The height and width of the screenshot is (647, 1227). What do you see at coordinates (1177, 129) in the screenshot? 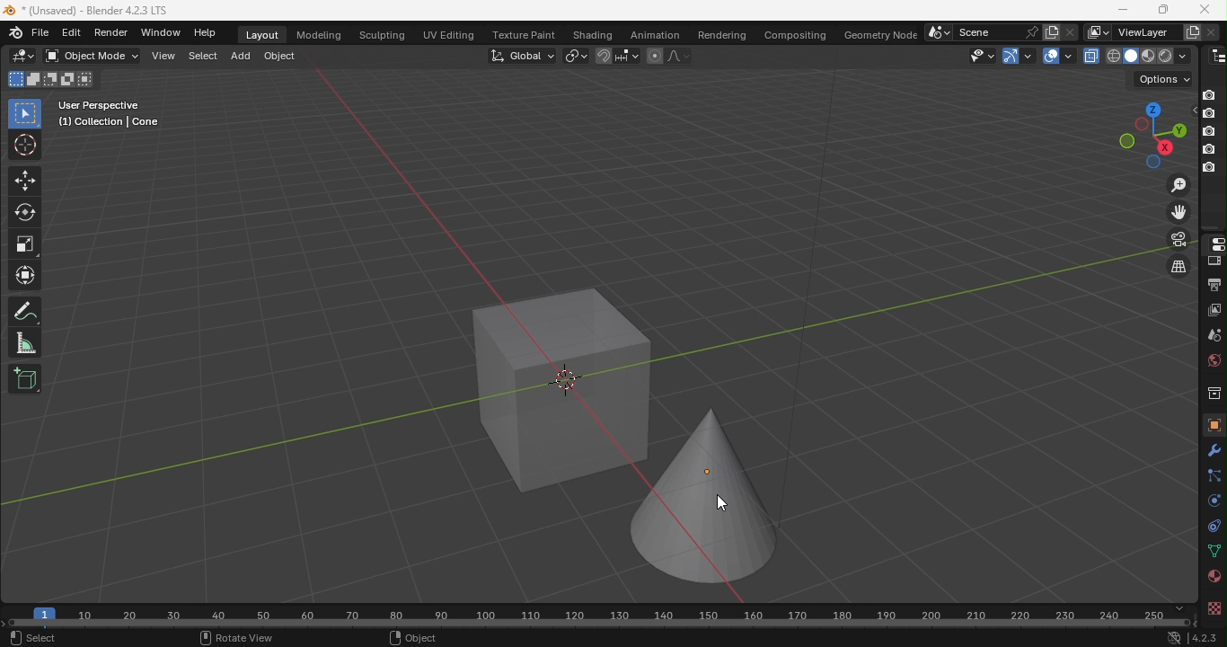
I see `Rotate the view` at bounding box center [1177, 129].